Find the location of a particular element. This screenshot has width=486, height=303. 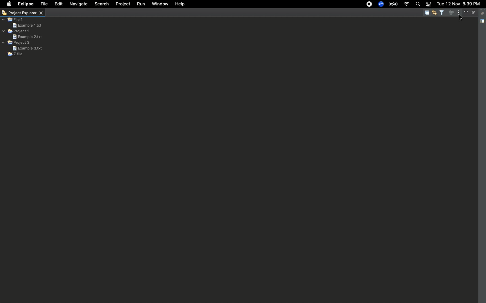

Shared area is located at coordinates (483, 22).